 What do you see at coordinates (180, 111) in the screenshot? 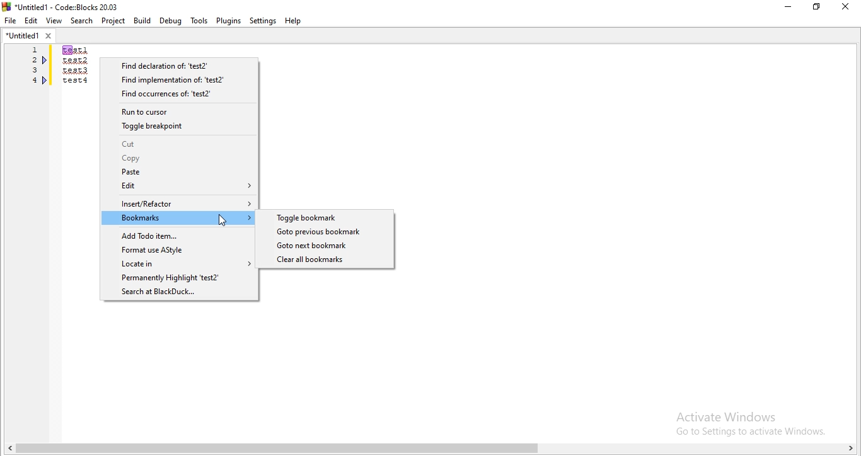
I see `Run to cursor` at bounding box center [180, 111].